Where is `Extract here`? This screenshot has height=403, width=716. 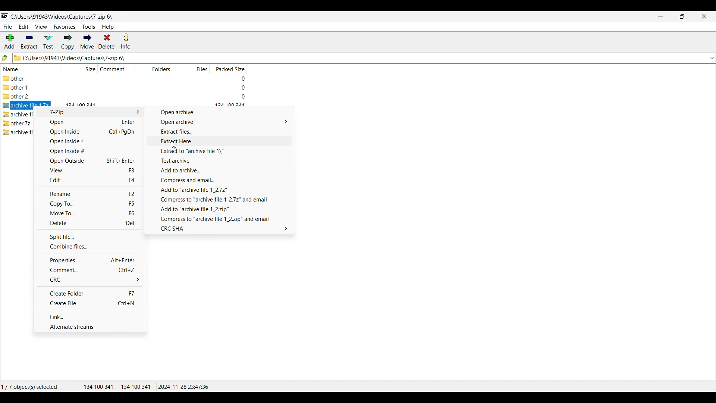 Extract here is located at coordinates (220, 141).